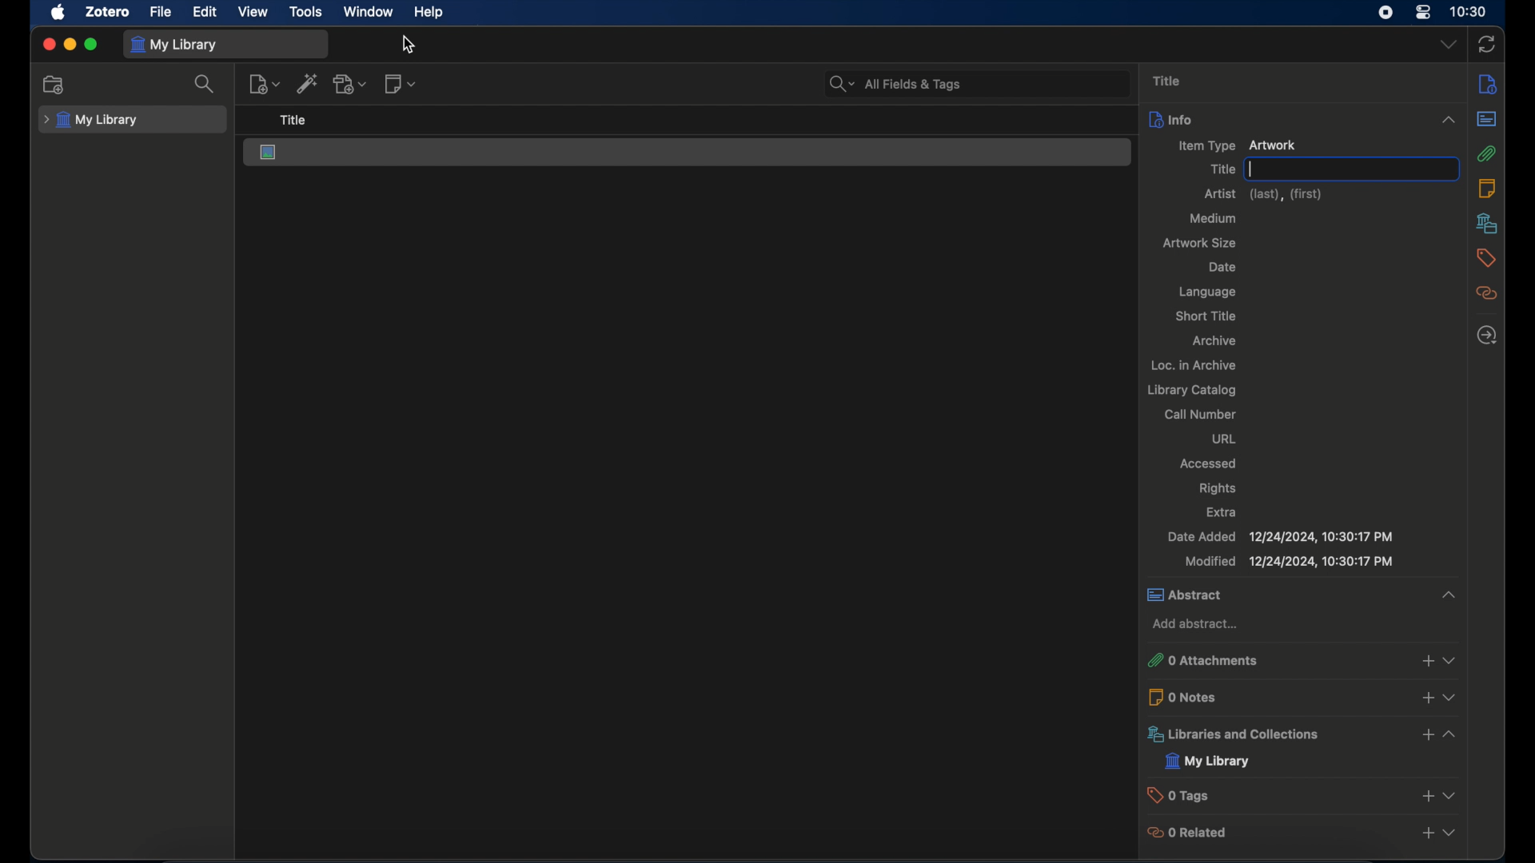 This screenshot has width=1535, height=863. What do you see at coordinates (1238, 146) in the screenshot?
I see `new item artwork` at bounding box center [1238, 146].